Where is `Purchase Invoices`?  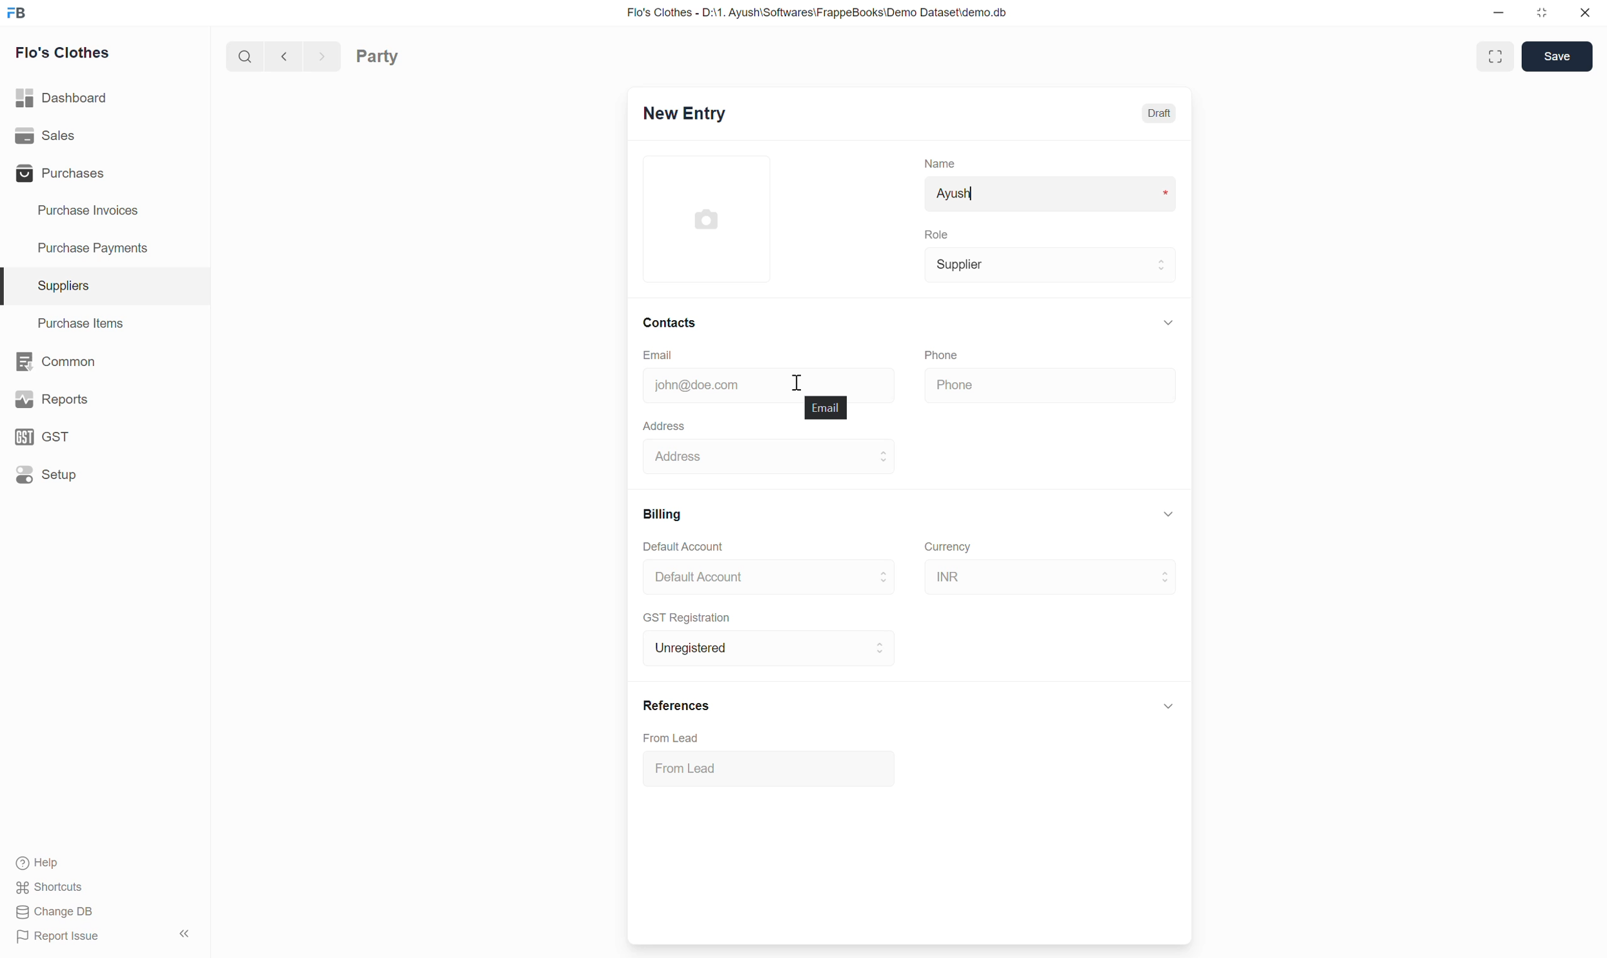 Purchase Invoices is located at coordinates (104, 211).